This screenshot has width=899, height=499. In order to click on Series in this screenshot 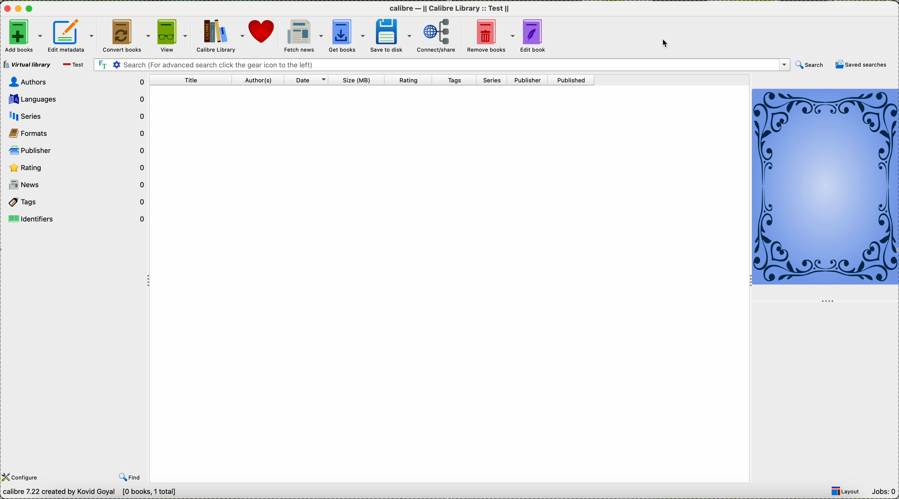, I will do `click(76, 116)`.